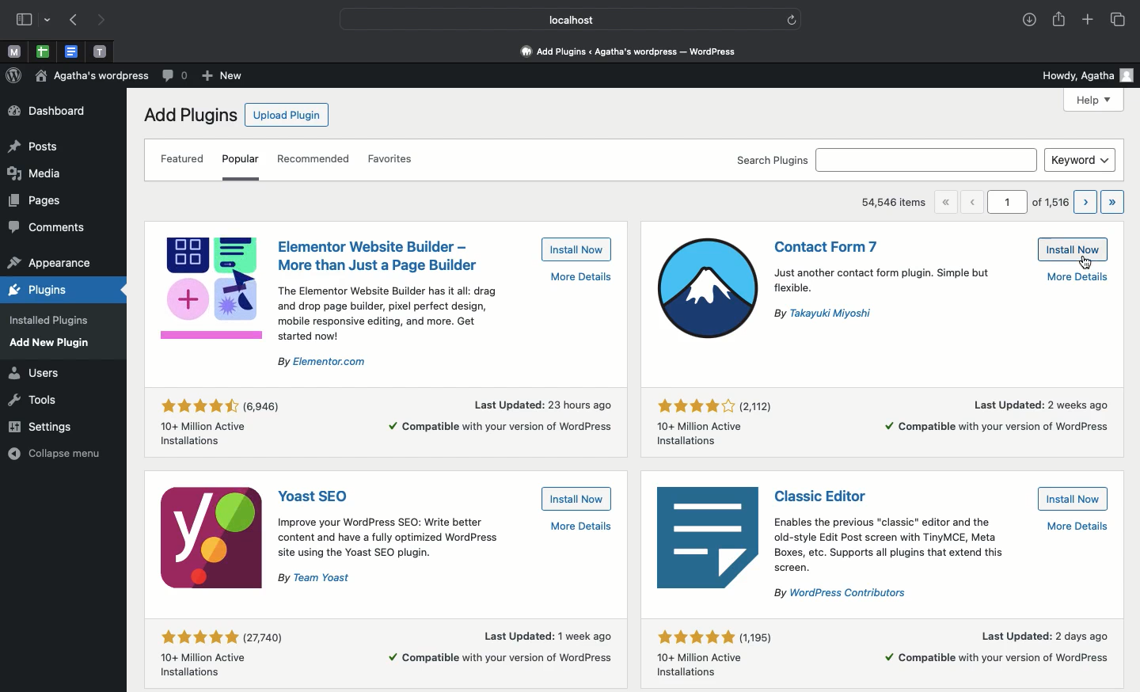 This screenshot has height=692, width=1140. I want to click on Icon, so click(210, 538).